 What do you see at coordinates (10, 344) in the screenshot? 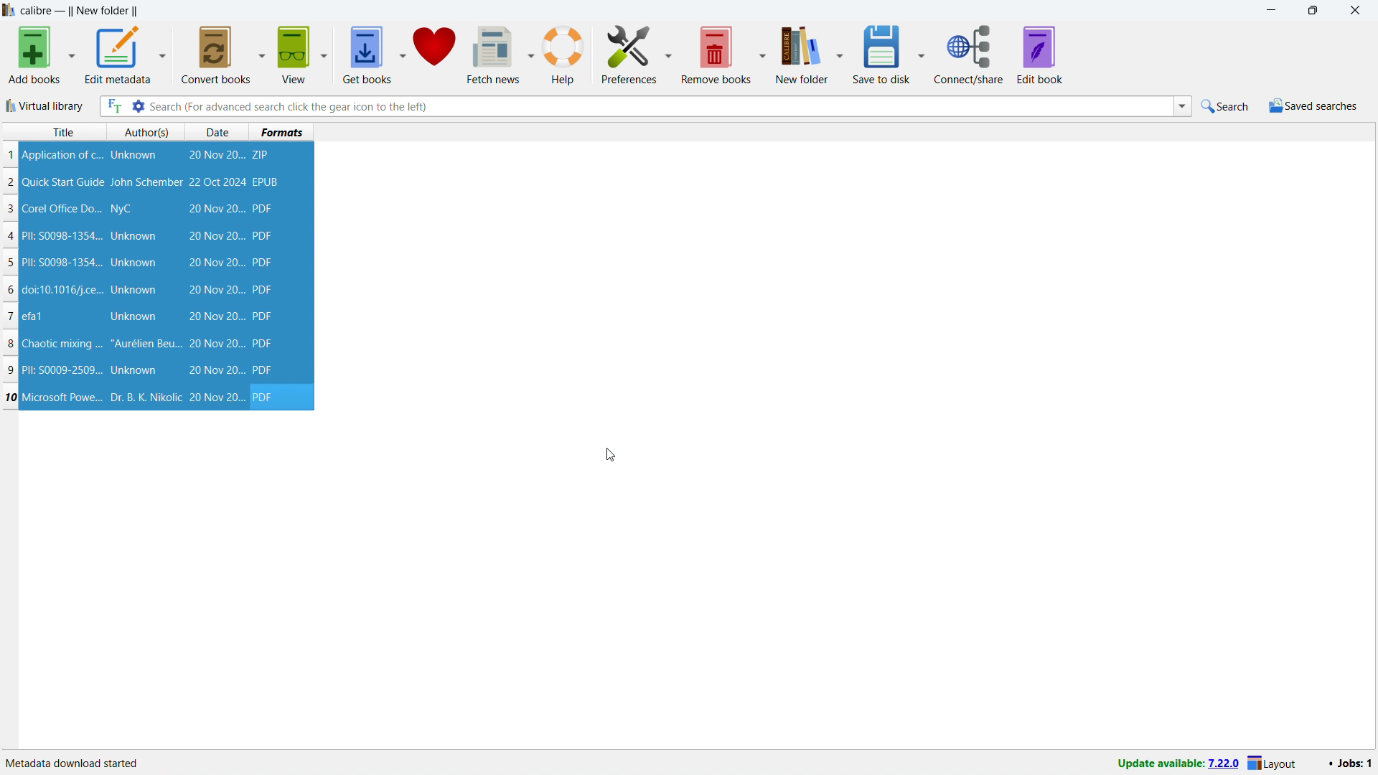
I see `8` at bounding box center [10, 344].